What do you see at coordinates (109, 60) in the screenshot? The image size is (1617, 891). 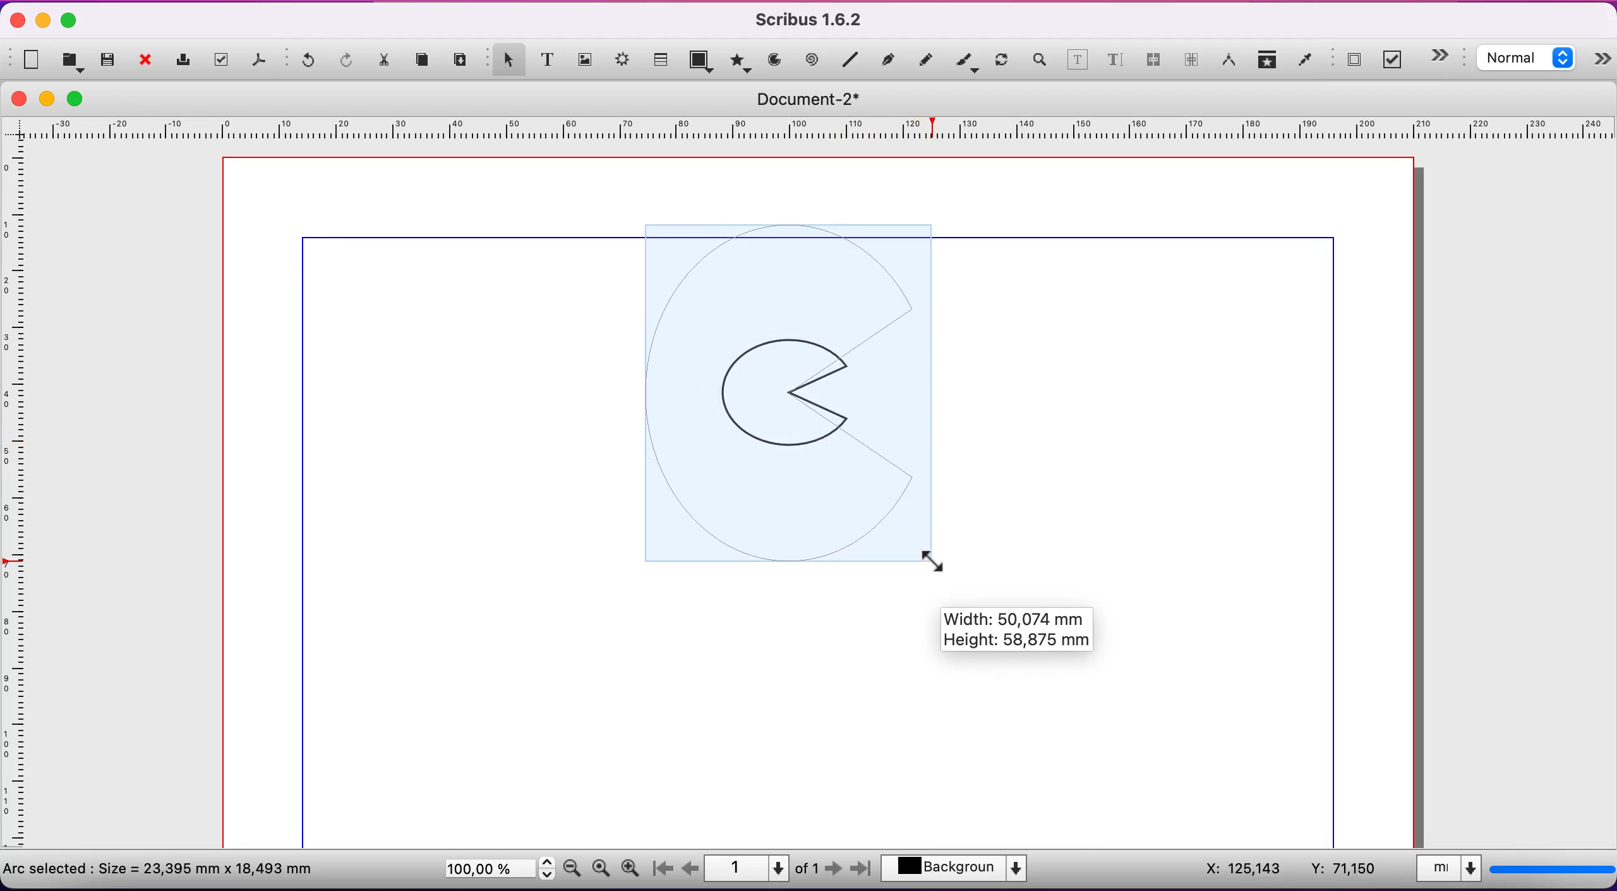 I see `save` at bounding box center [109, 60].